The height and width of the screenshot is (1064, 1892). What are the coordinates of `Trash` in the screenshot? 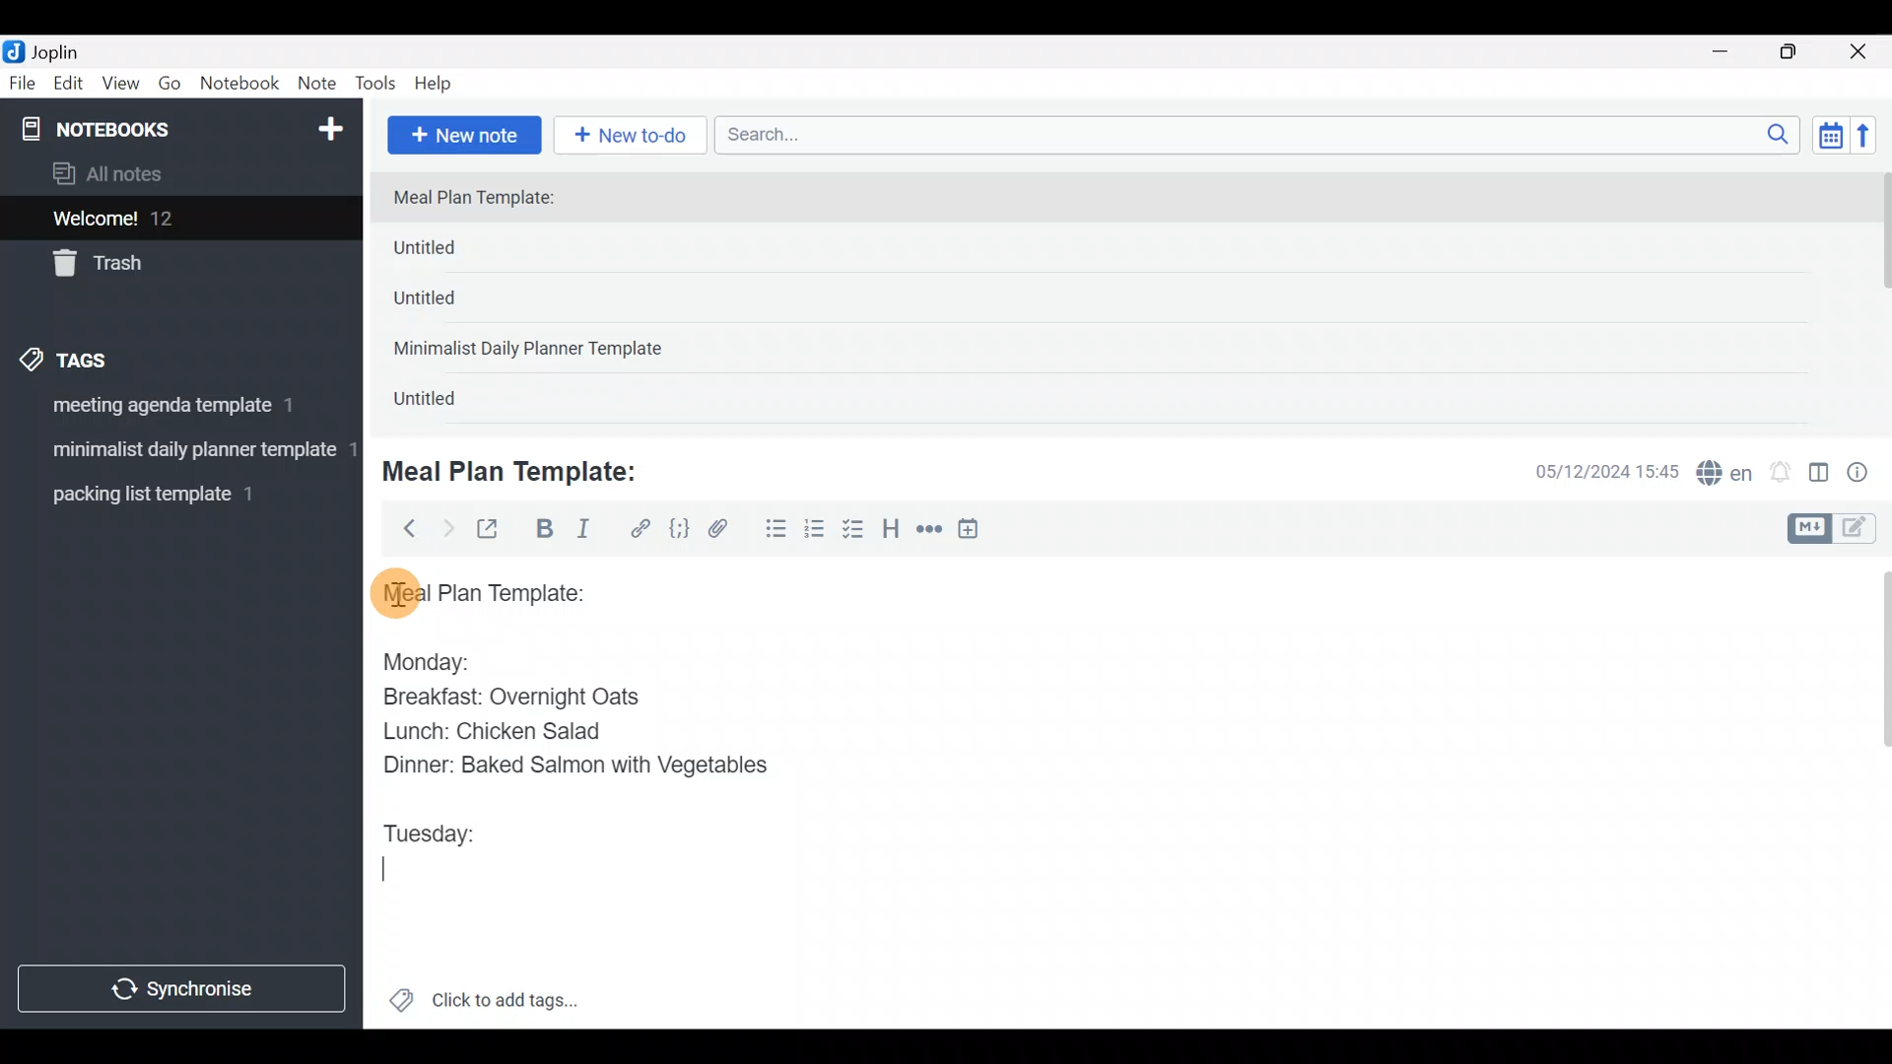 It's located at (169, 265).